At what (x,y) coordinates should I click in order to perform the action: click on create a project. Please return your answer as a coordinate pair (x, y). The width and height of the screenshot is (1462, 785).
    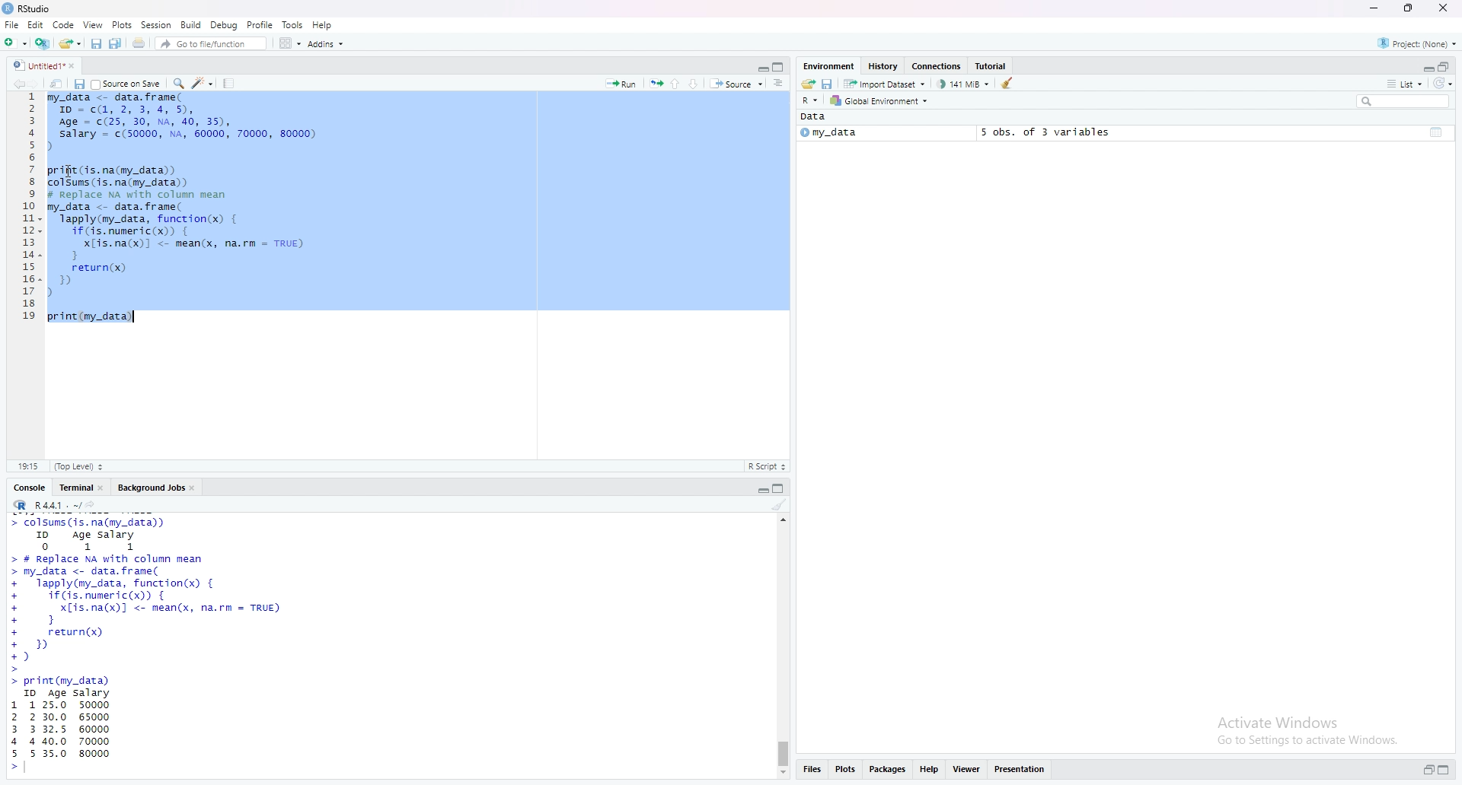
    Looking at the image, I should click on (43, 44).